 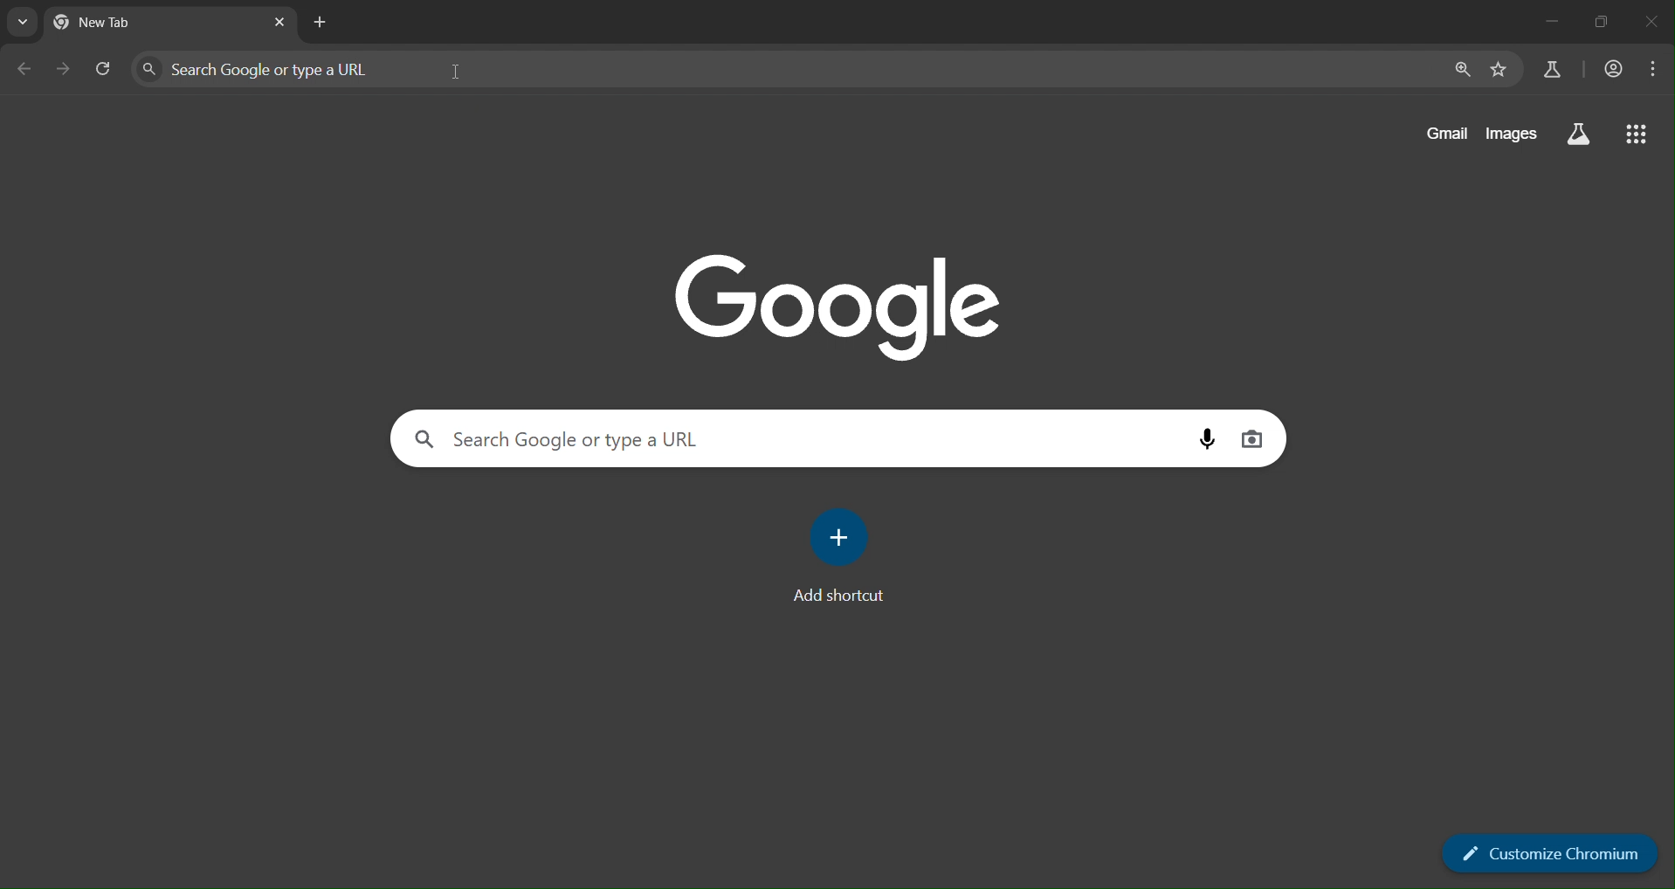 What do you see at coordinates (1555, 69) in the screenshot?
I see `search labs` at bounding box center [1555, 69].